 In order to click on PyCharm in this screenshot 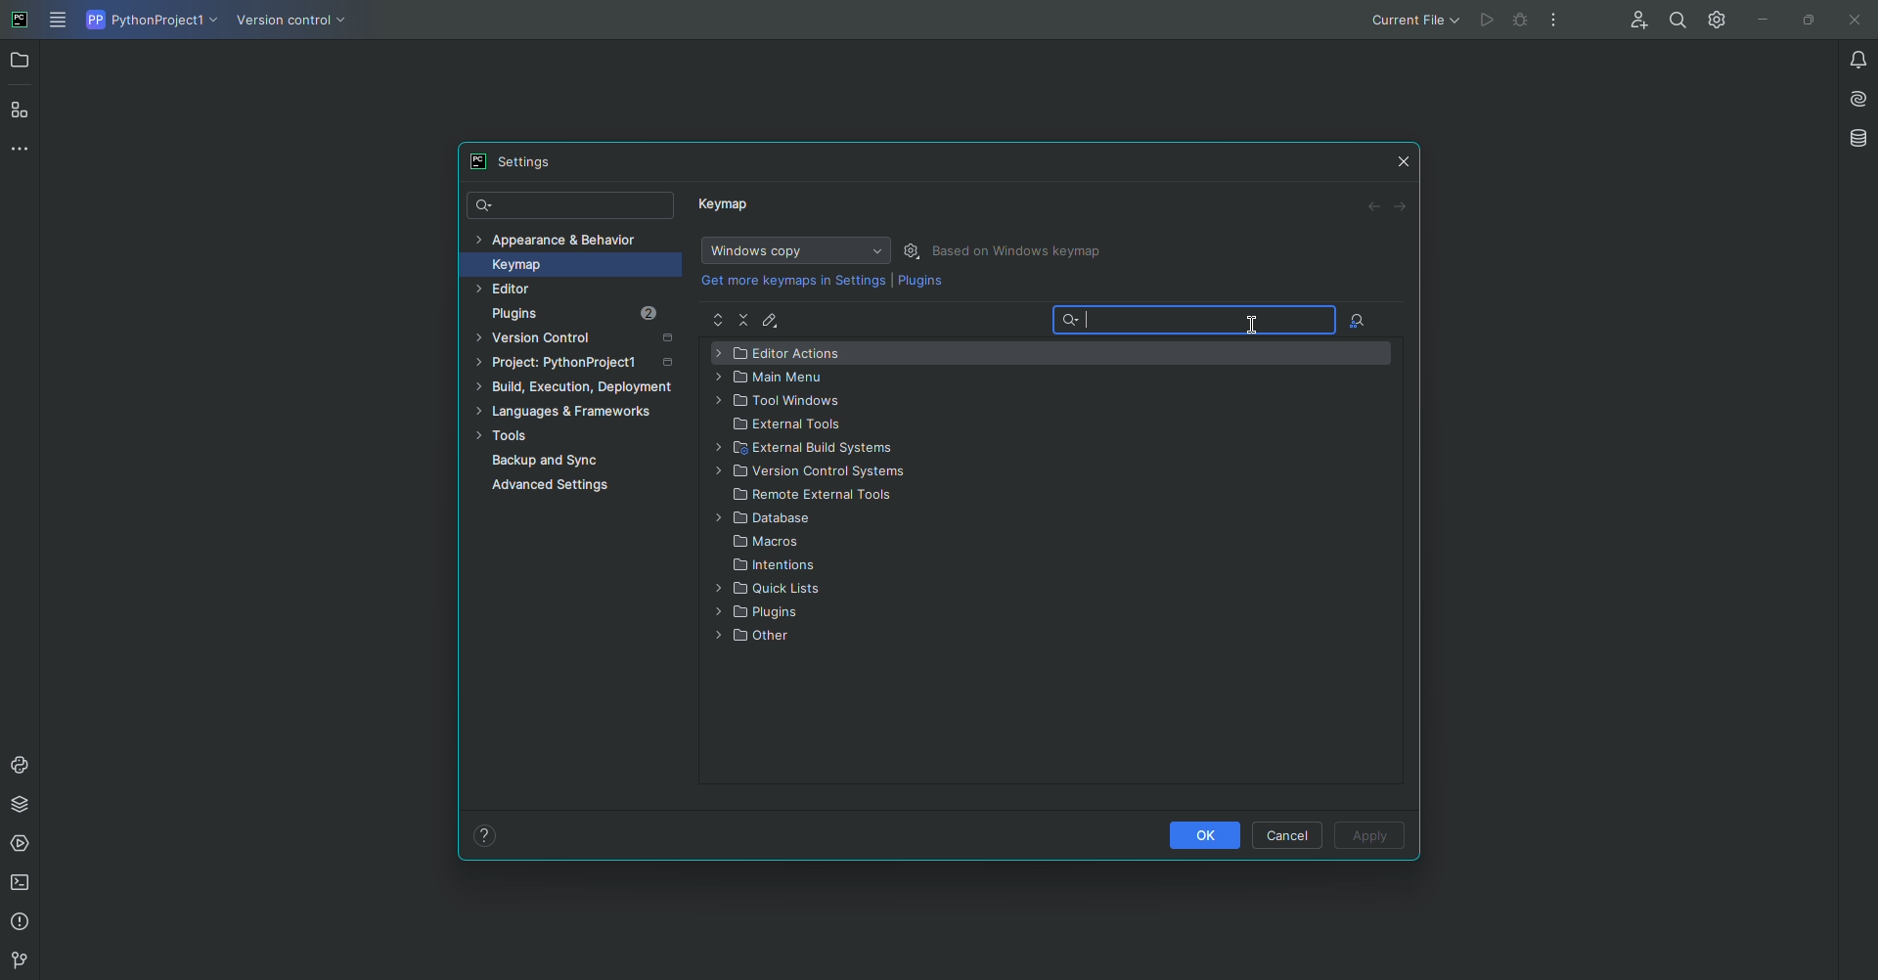, I will do `click(21, 22)`.